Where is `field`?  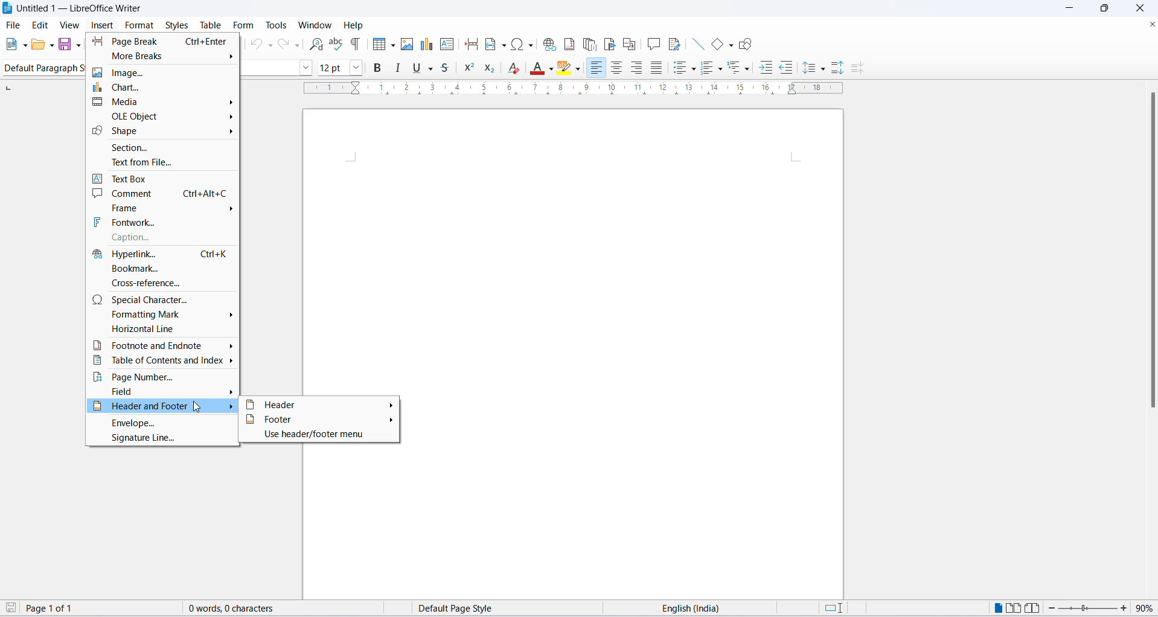
field is located at coordinates (164, 392).